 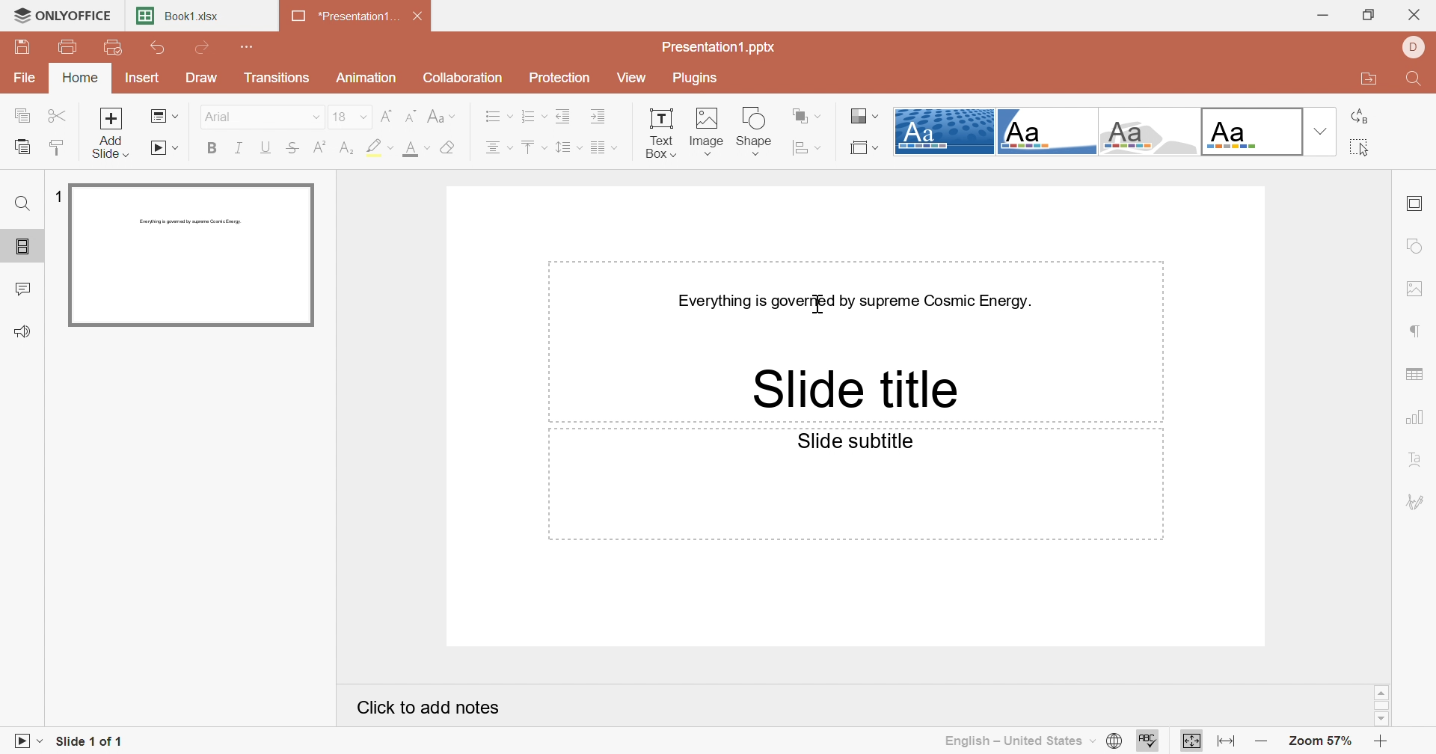 I want to click on Print, so click(x=68, y=48).